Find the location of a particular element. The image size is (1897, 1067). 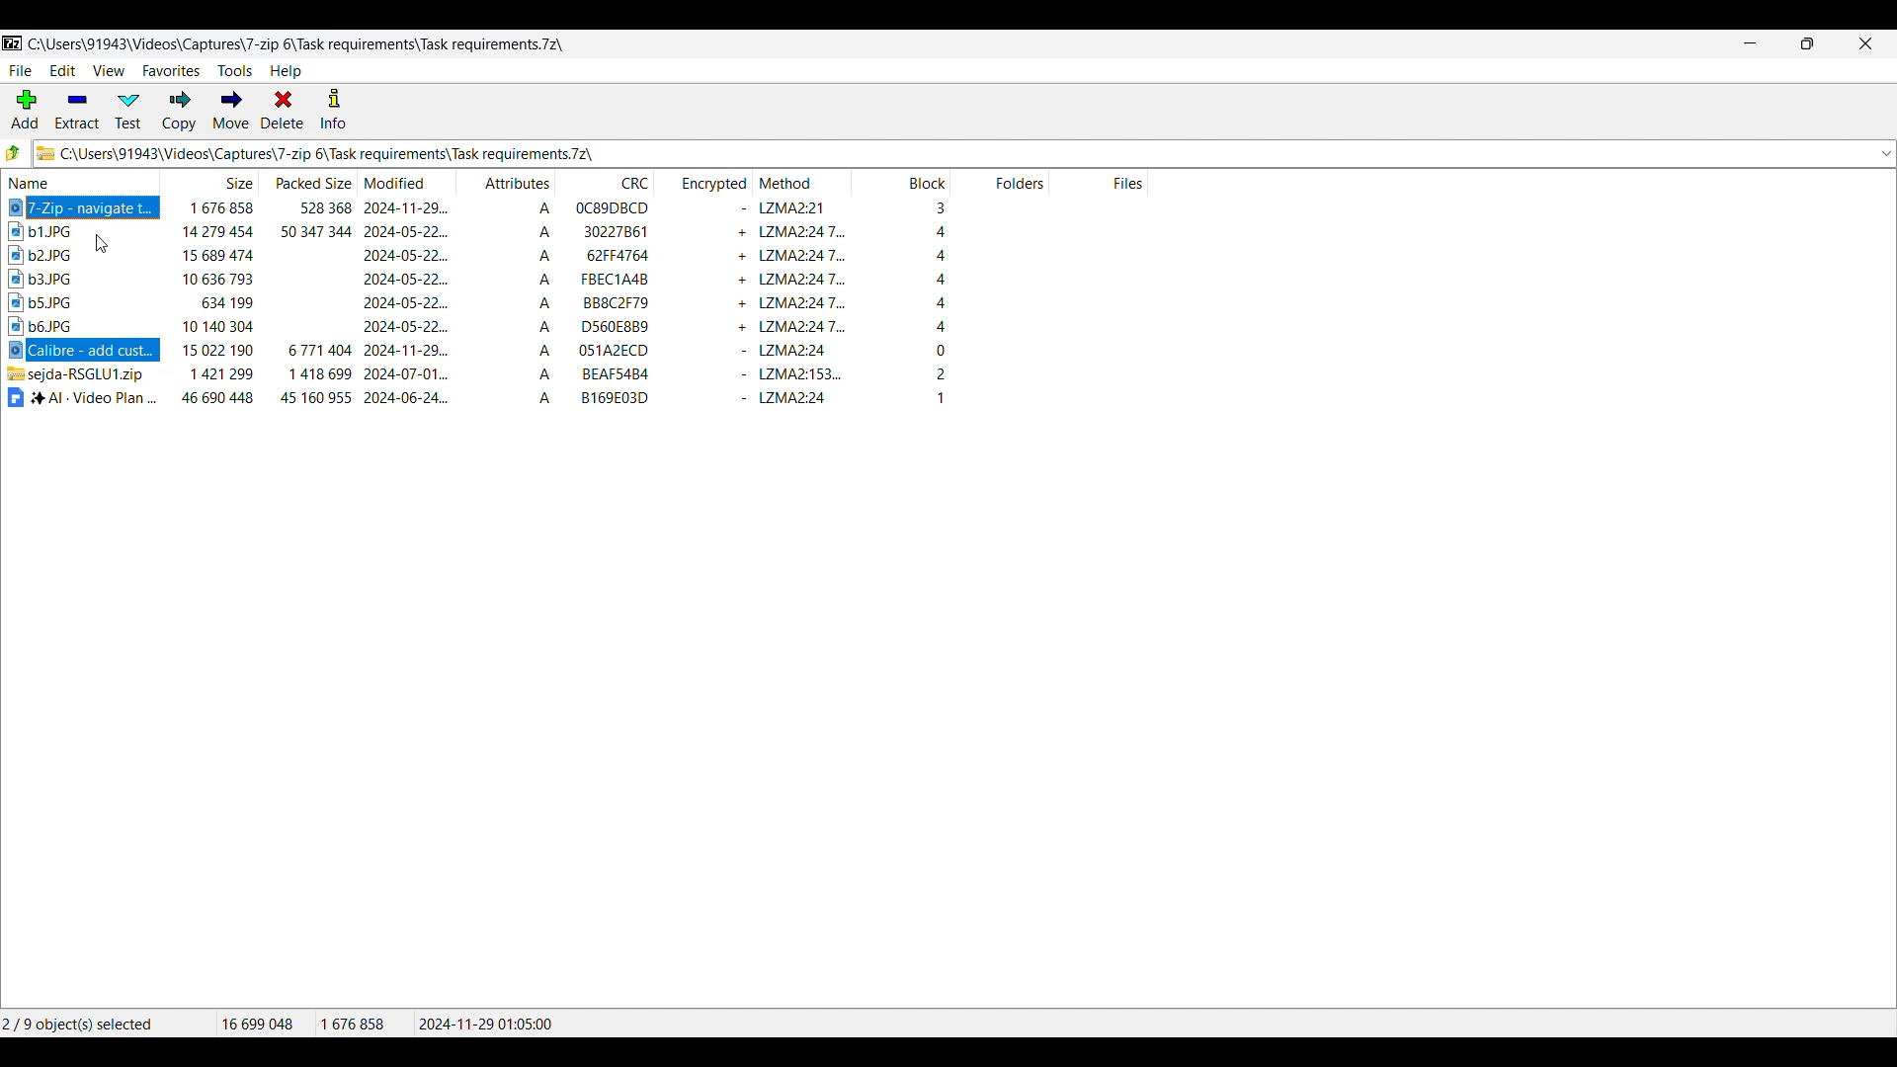

image 3 is located at coordinates (58, 279).